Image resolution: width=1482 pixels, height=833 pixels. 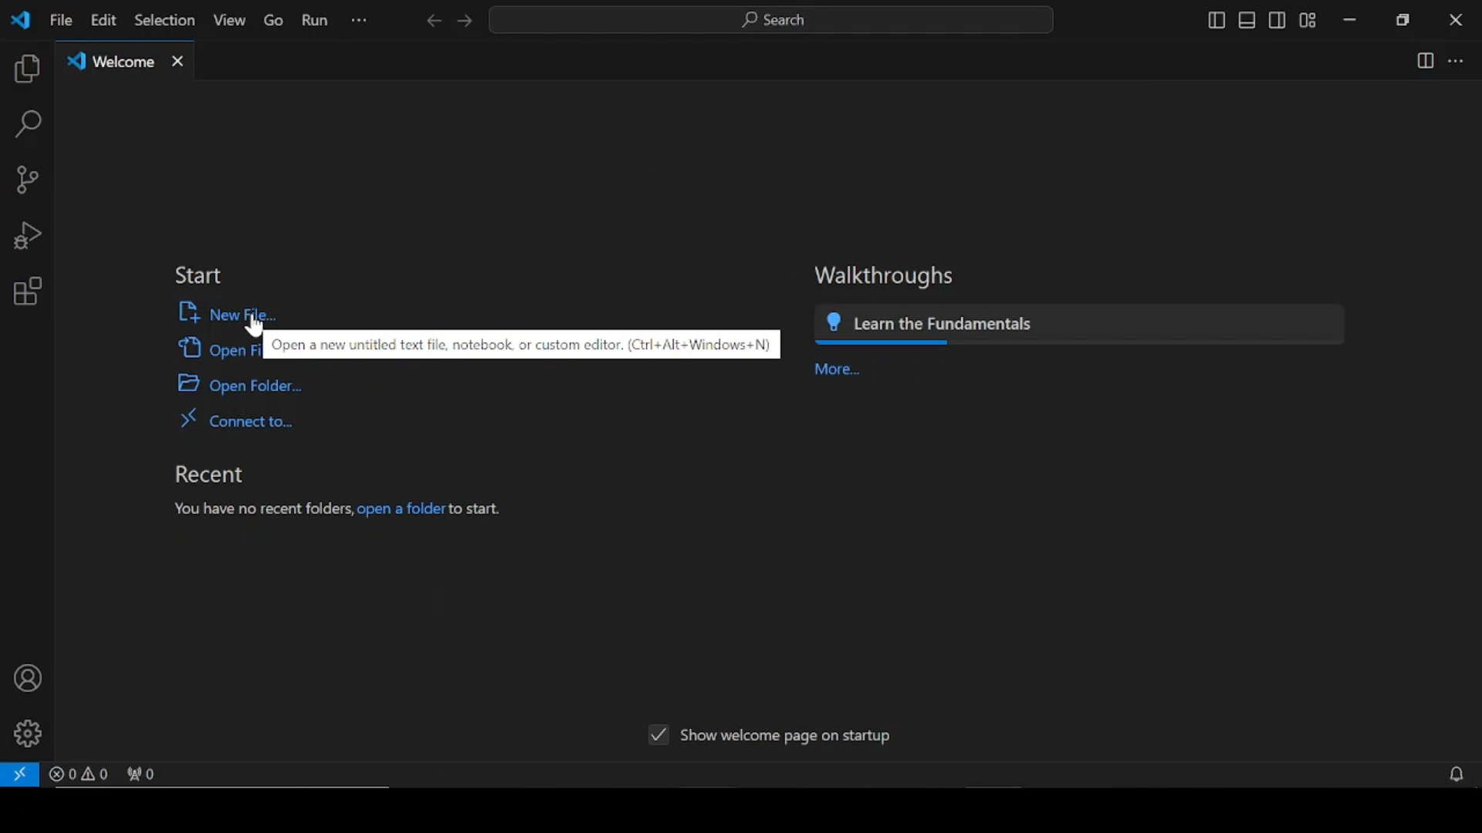 I want to click on more, so click(x=837, y=370).